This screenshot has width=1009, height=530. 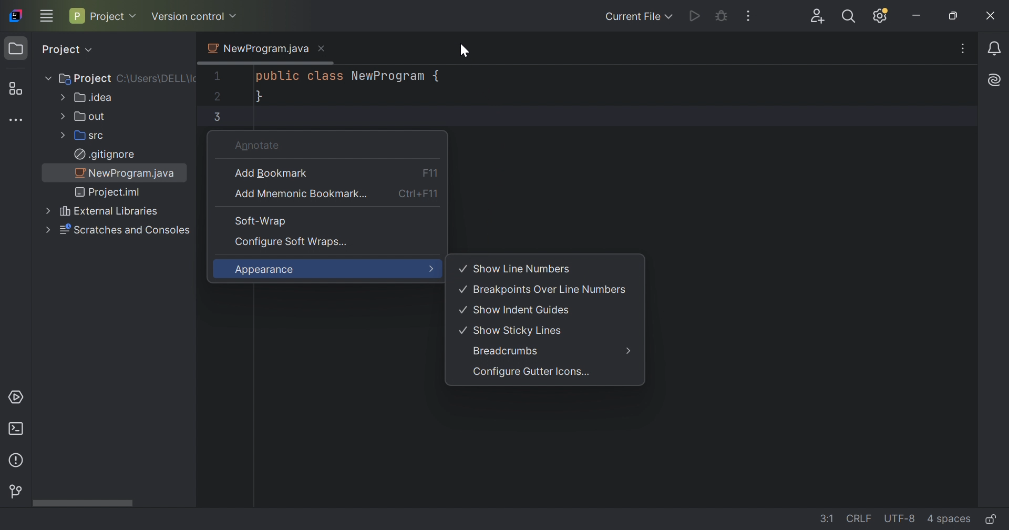 What do you see at coordinates (188, 16) in the screenshot?
I see `Version control` at bounding box center [188, 16].